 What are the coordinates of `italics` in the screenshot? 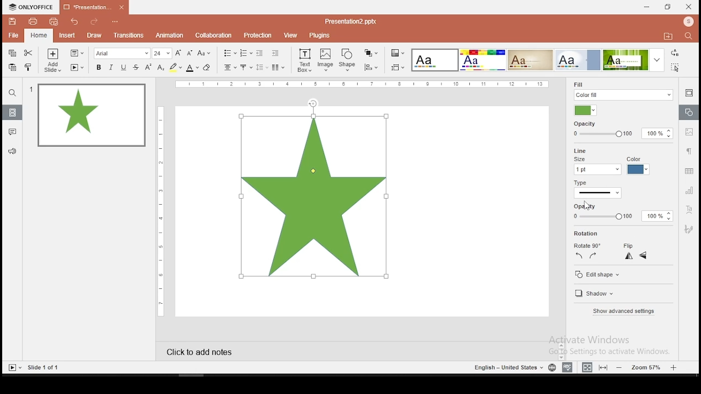 It's located at (111, 67).